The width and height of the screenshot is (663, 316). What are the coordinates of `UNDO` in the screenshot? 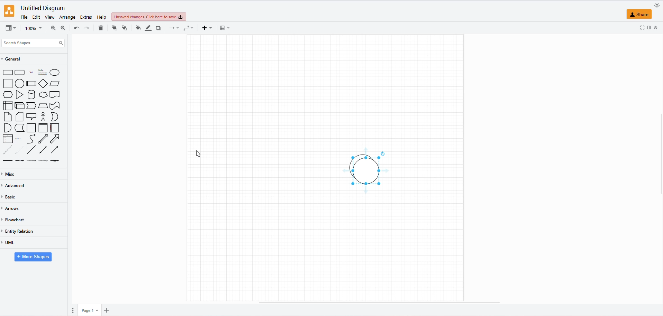 It's located at (76, 28).